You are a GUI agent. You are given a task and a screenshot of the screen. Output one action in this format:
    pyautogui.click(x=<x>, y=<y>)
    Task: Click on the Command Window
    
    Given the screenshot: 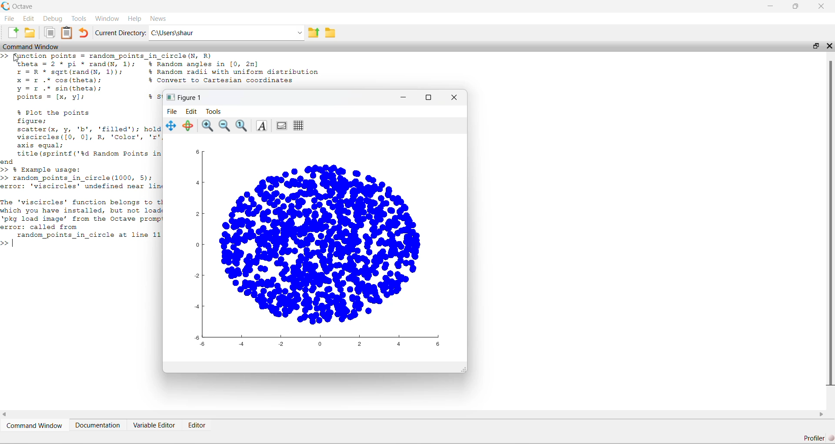 What is the action you would take?
    pyautogui.click(x=35, y=424)
    